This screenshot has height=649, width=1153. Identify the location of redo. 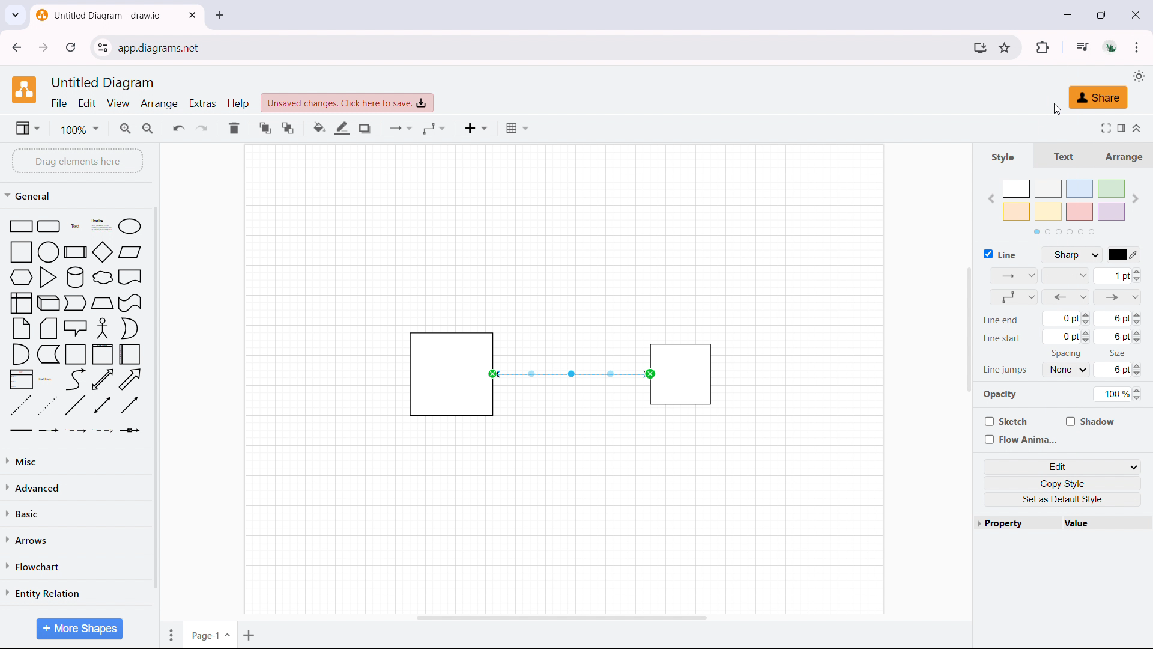
(202, 127).